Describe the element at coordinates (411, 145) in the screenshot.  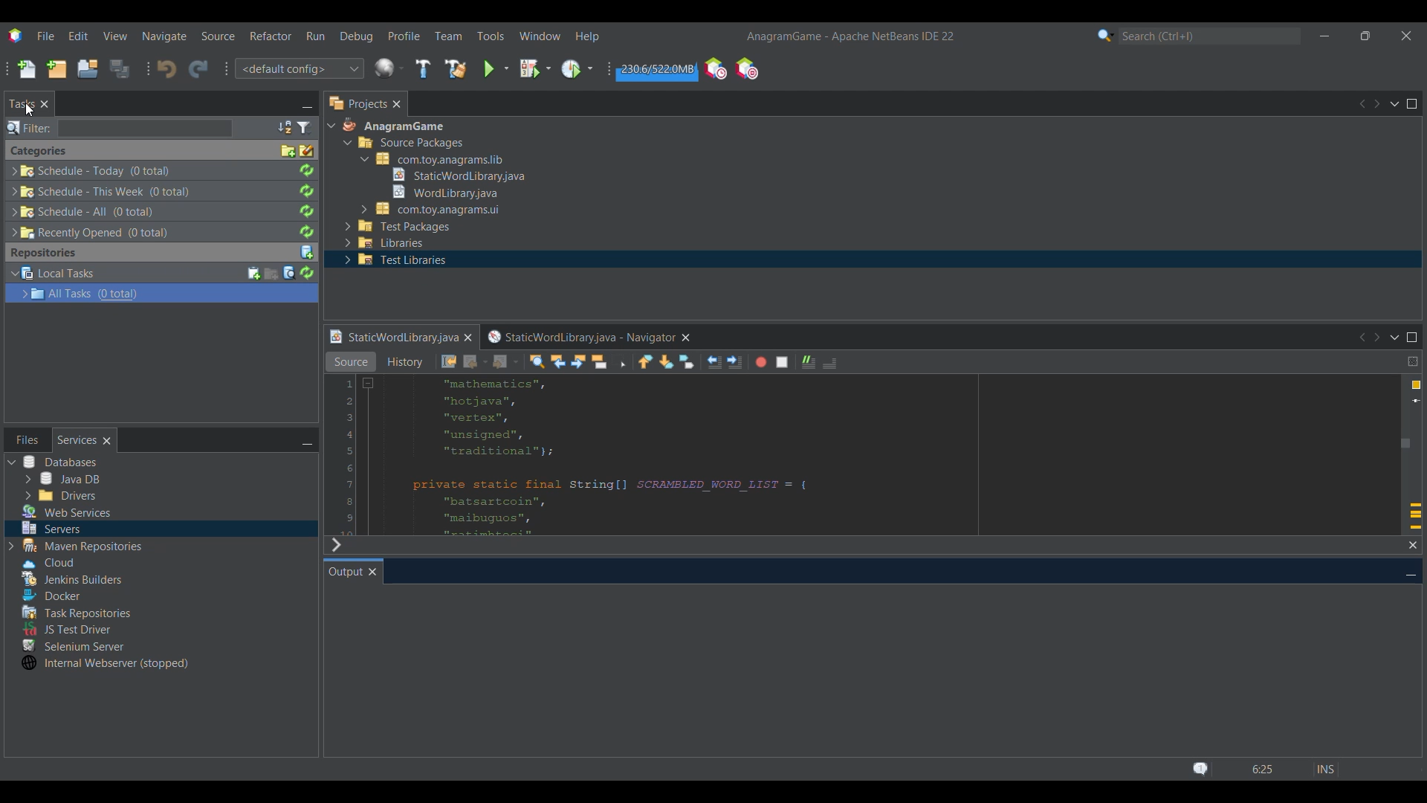
I see `` at that location.